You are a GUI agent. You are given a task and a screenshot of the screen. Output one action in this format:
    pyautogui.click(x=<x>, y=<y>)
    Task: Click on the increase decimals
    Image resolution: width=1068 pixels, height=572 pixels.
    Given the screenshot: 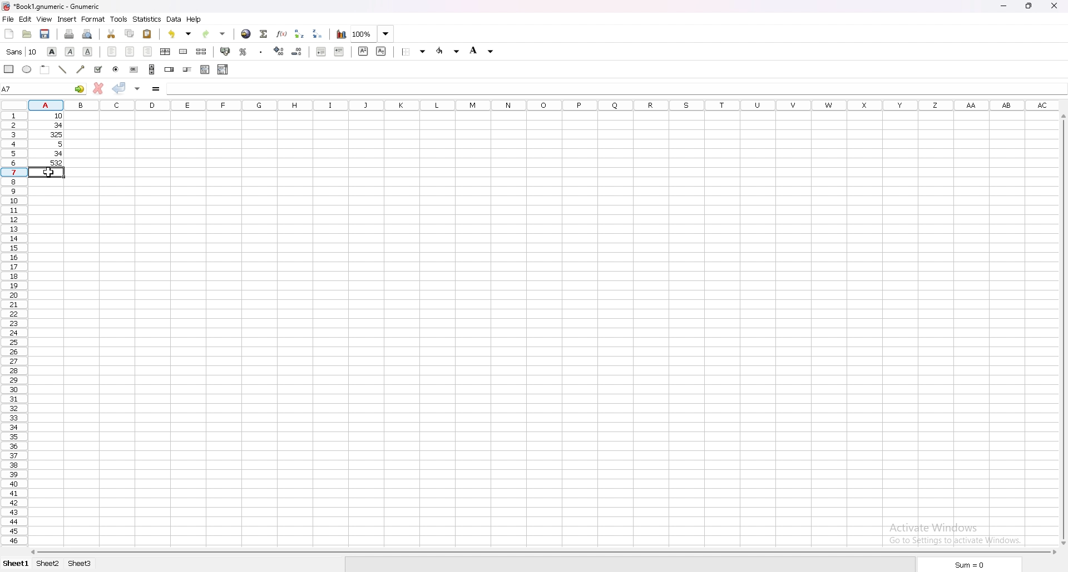 What is the action you would take?
    pyautogui.click(x=279, y=51)
    